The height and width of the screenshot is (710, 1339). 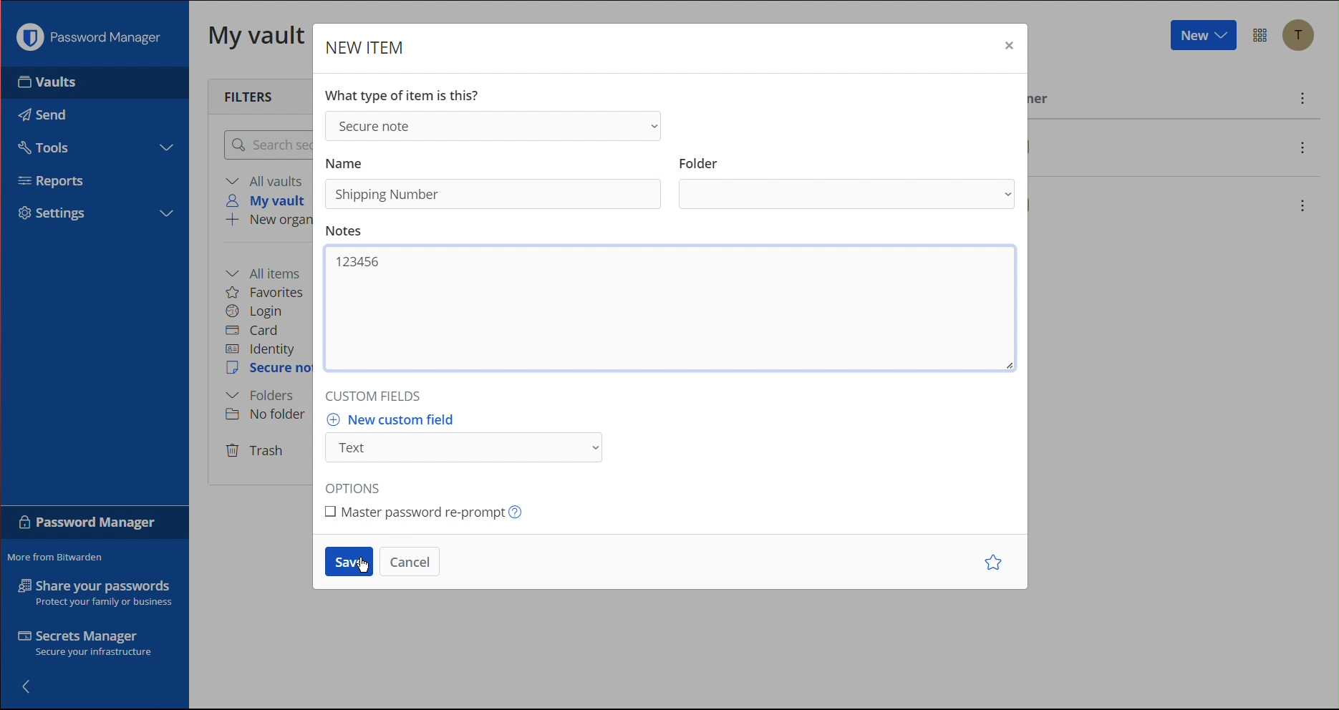 I want to click on What type of item is this?, so click(x=406, y=93).